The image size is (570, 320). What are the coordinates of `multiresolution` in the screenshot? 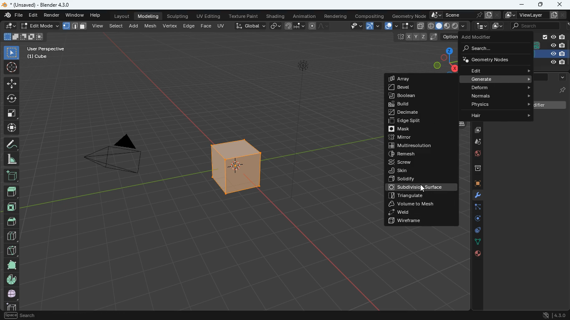 It's located at (417, 146).